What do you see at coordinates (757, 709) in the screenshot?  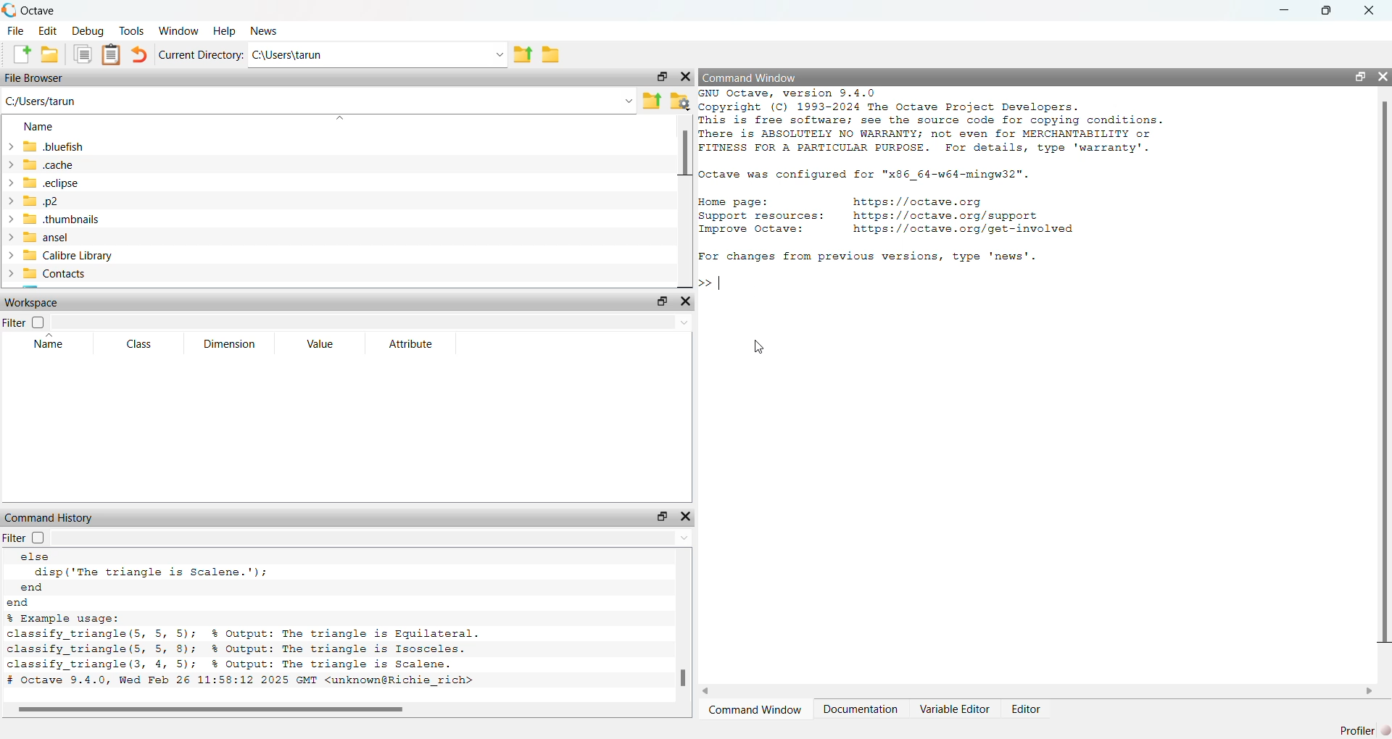 I see `command window` at bounding box center [757, 709].